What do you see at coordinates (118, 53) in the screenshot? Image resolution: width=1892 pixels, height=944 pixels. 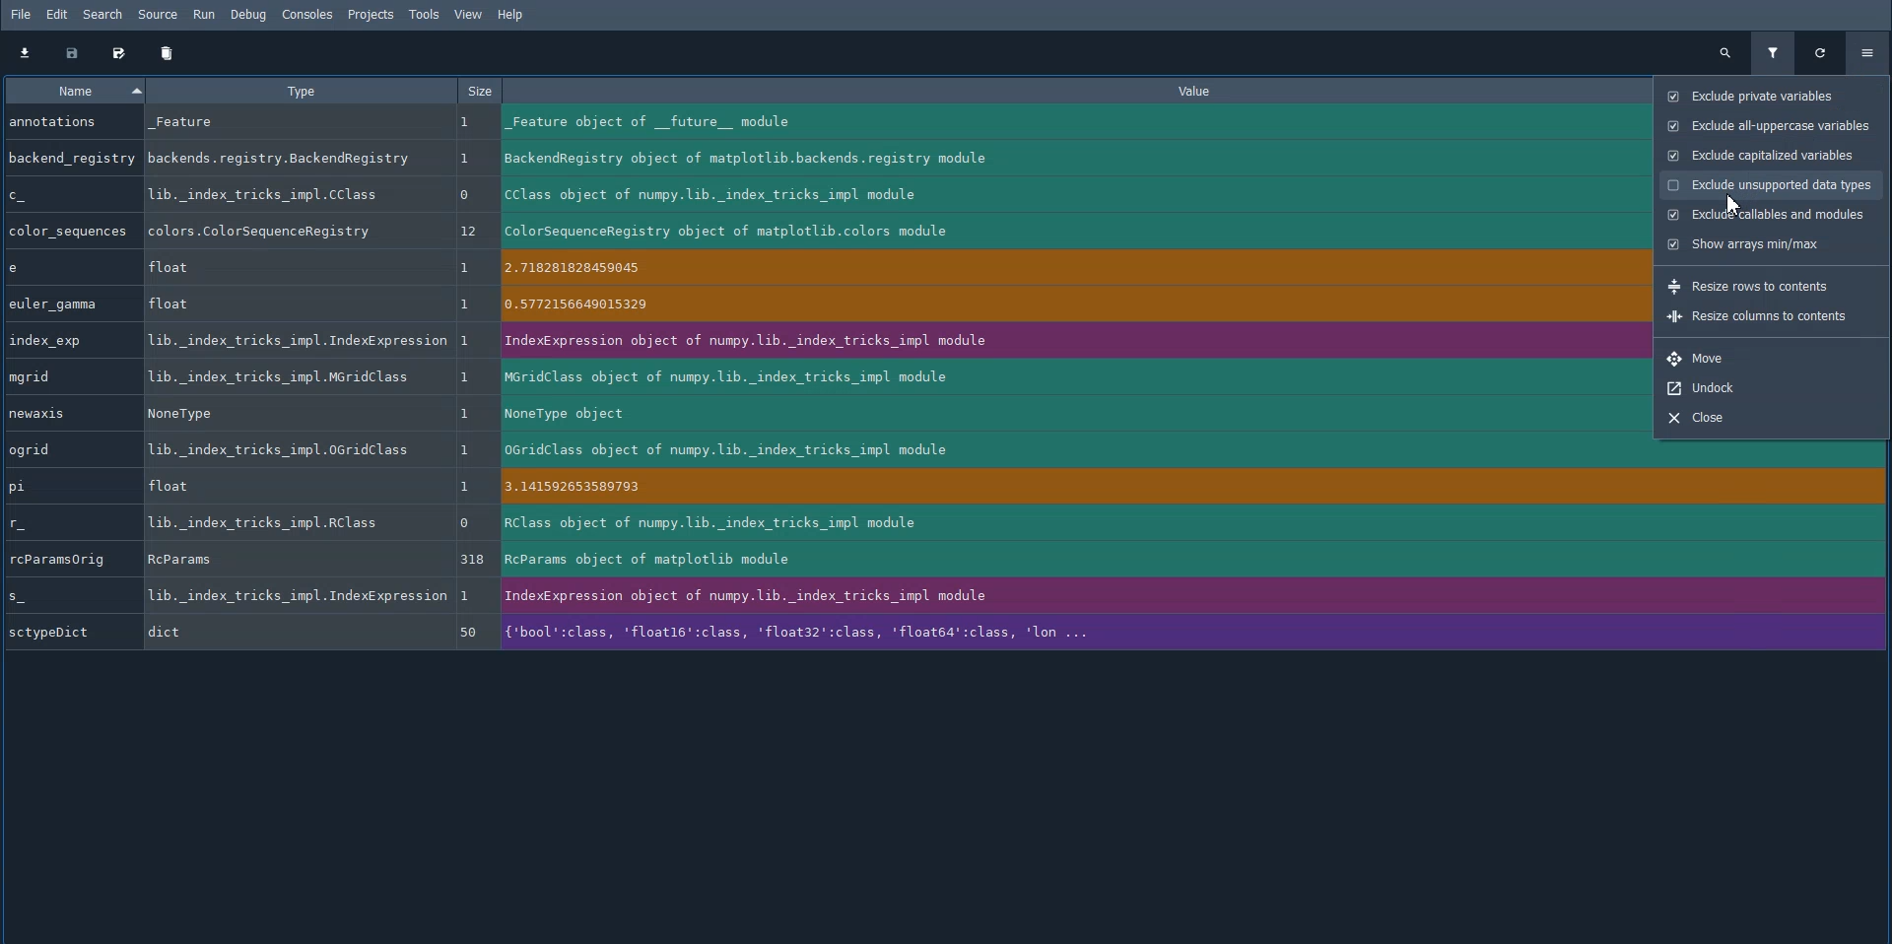 I see `Copy data as` at bounding box center [118, 53].